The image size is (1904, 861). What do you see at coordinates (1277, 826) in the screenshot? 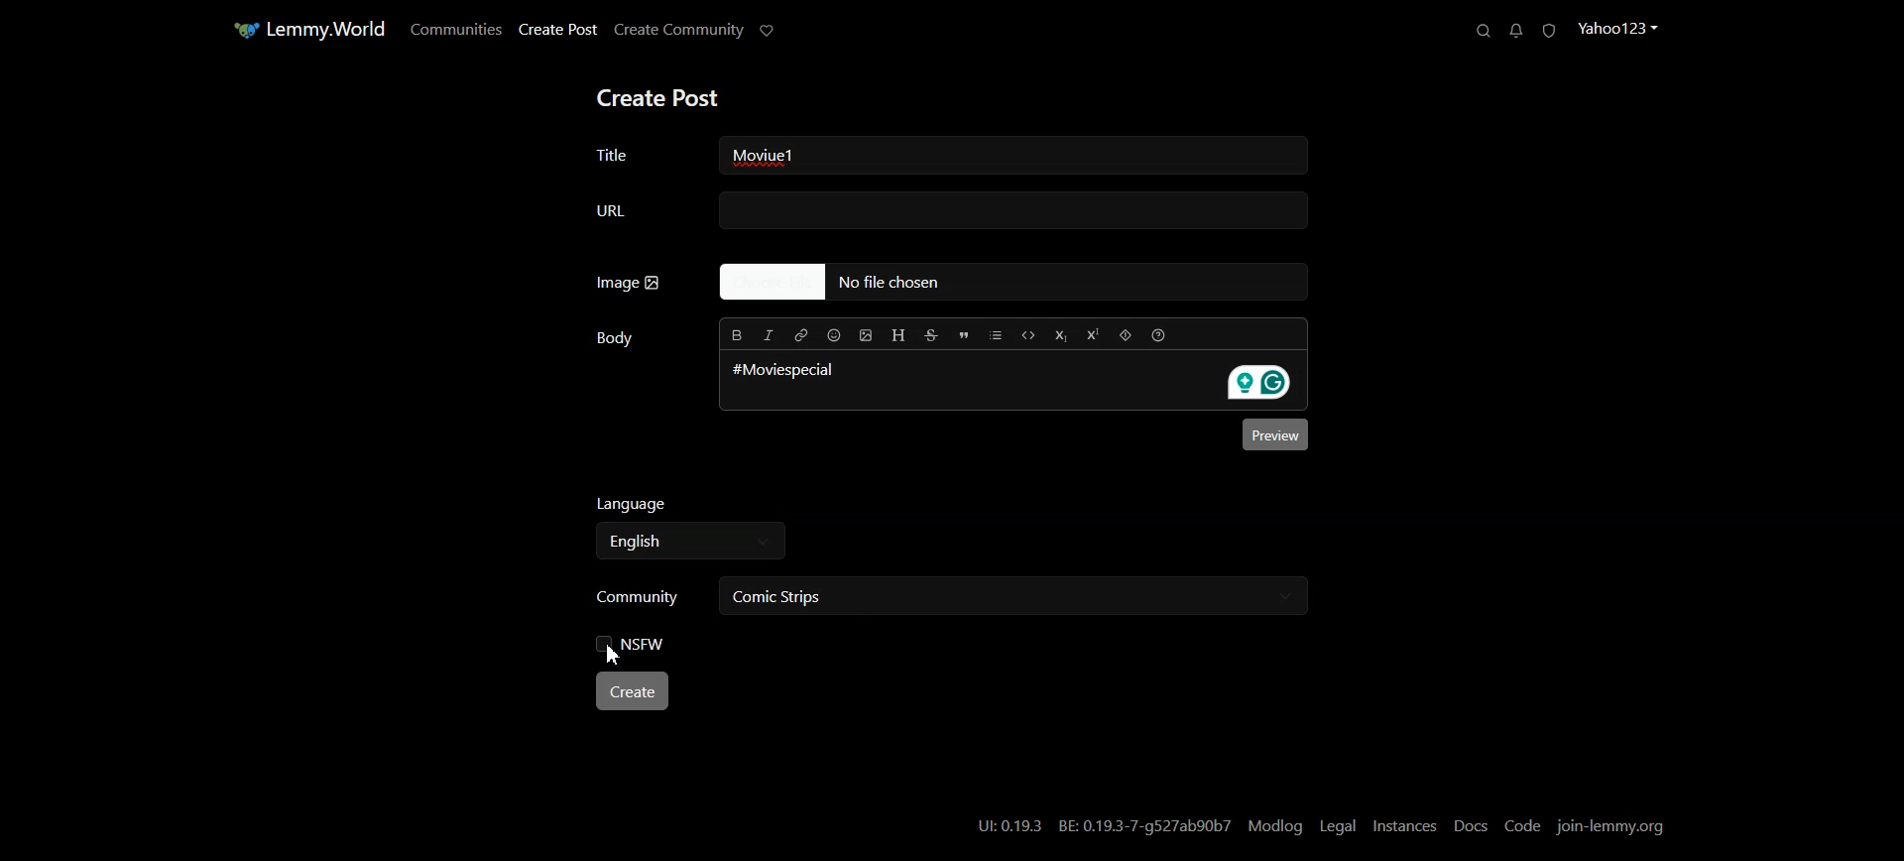
I see `Modlog` at bounding box center [1277, 826].